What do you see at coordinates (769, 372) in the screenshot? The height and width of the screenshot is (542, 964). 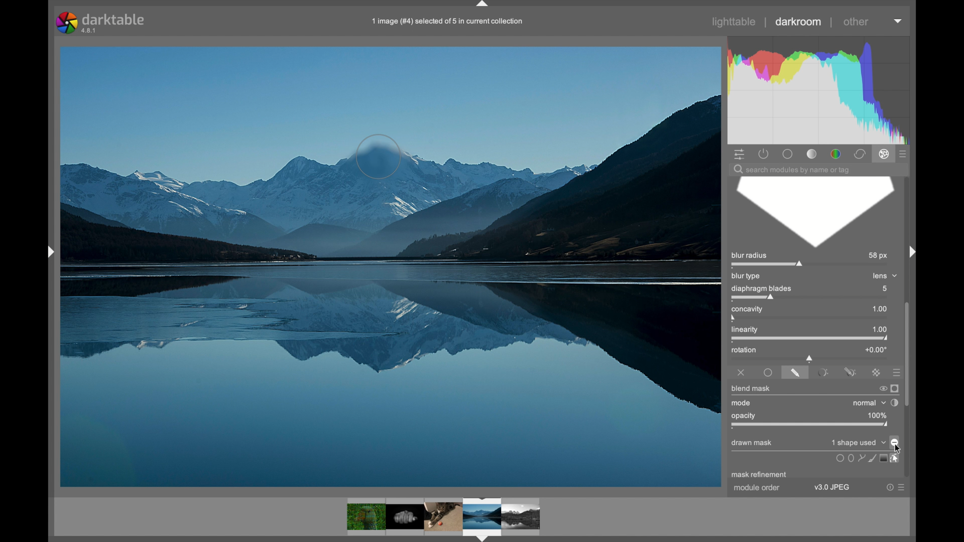 I see `uniformly` at bounding box center [769, 372].